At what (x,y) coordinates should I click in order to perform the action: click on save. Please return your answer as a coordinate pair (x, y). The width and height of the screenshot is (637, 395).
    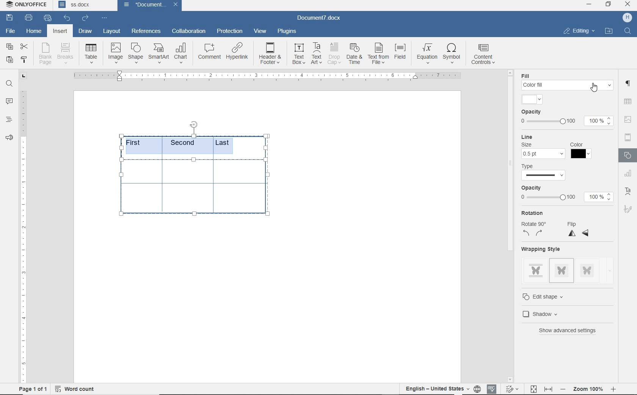
    Looking at the image, I should click on (11, 18).